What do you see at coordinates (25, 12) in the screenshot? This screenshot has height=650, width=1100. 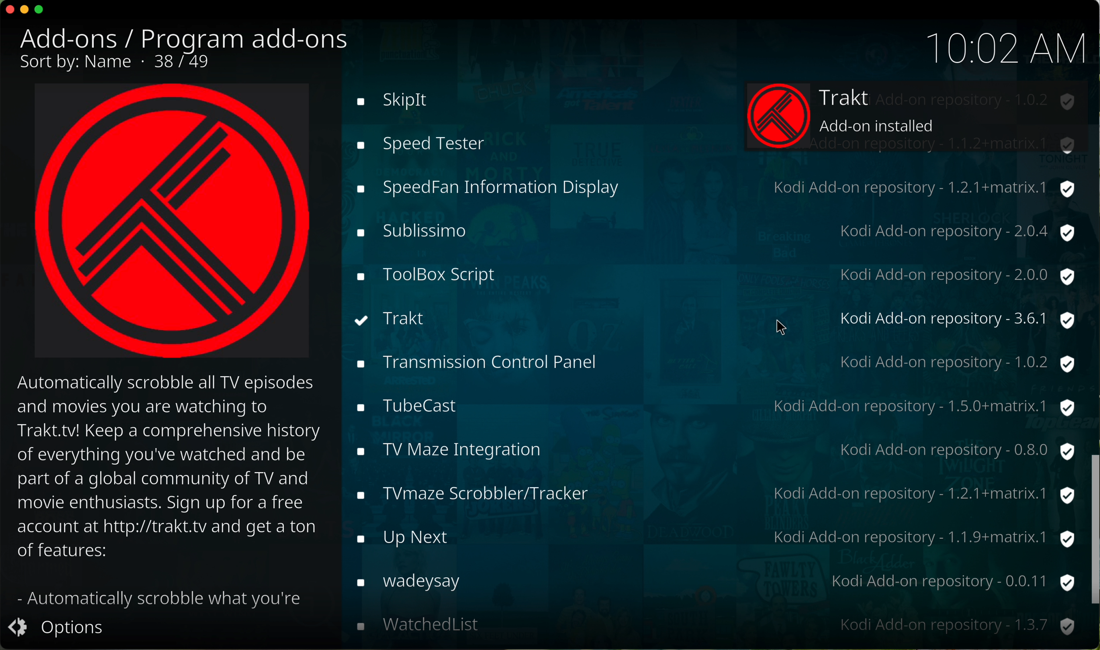 I see `minimize` at bounding box center [25, 12].